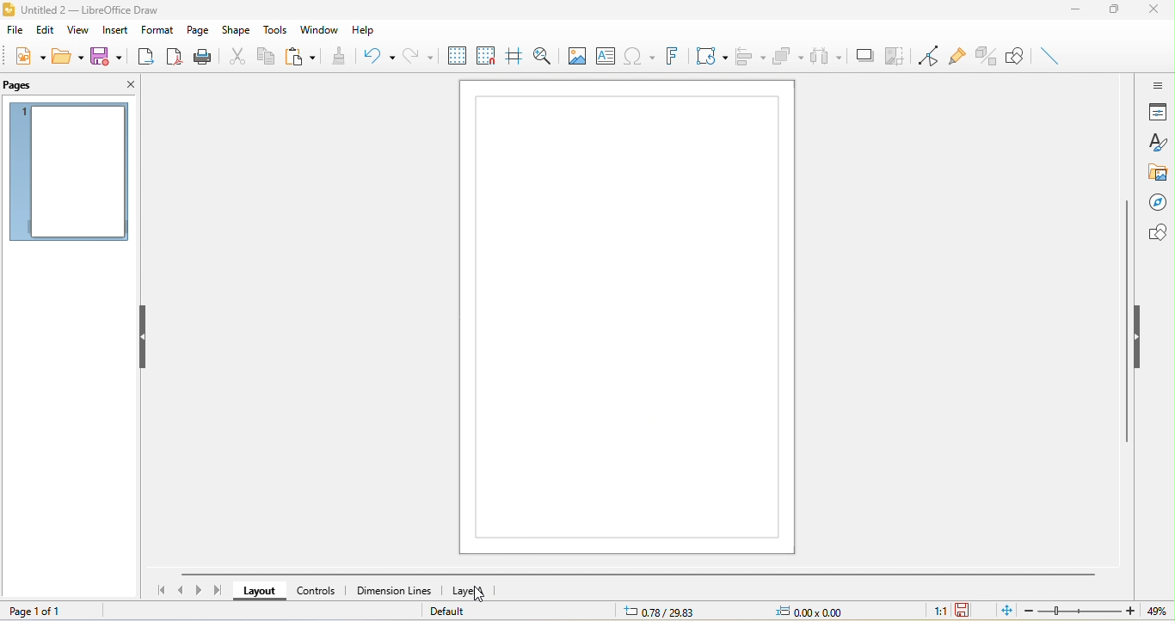  What do you see at coordinates (486, 58) in the screenshot?
I see `snap to grid` at bounding box center [486, 58].